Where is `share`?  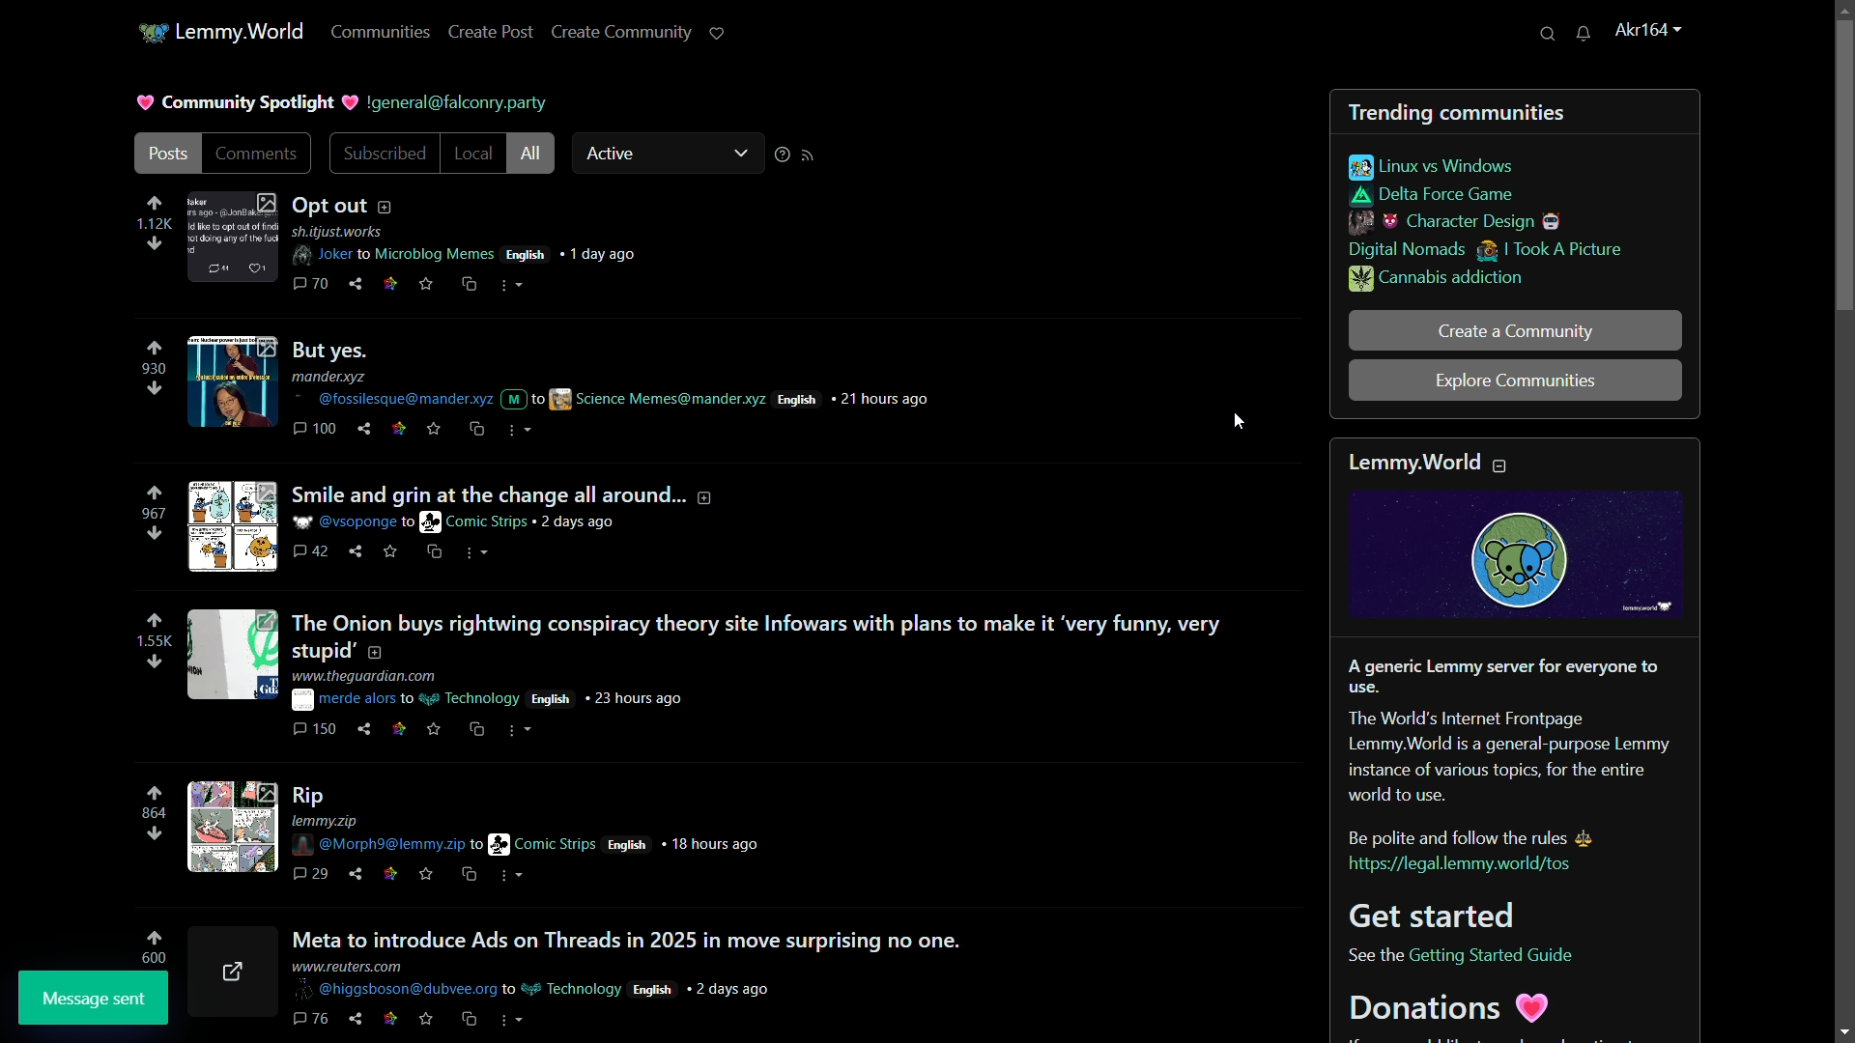
share is located at coordinates (353, 551).